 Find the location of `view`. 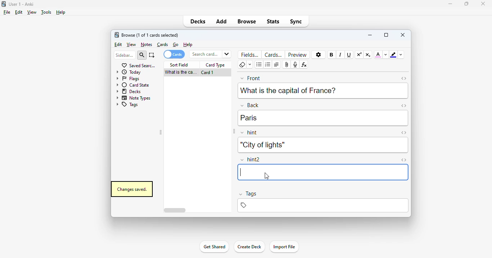

view is located at coordinates (131, 45).